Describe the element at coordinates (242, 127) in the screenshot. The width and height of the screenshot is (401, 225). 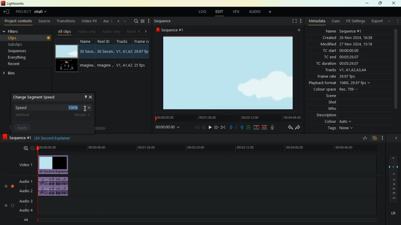
I see `push` at that location.